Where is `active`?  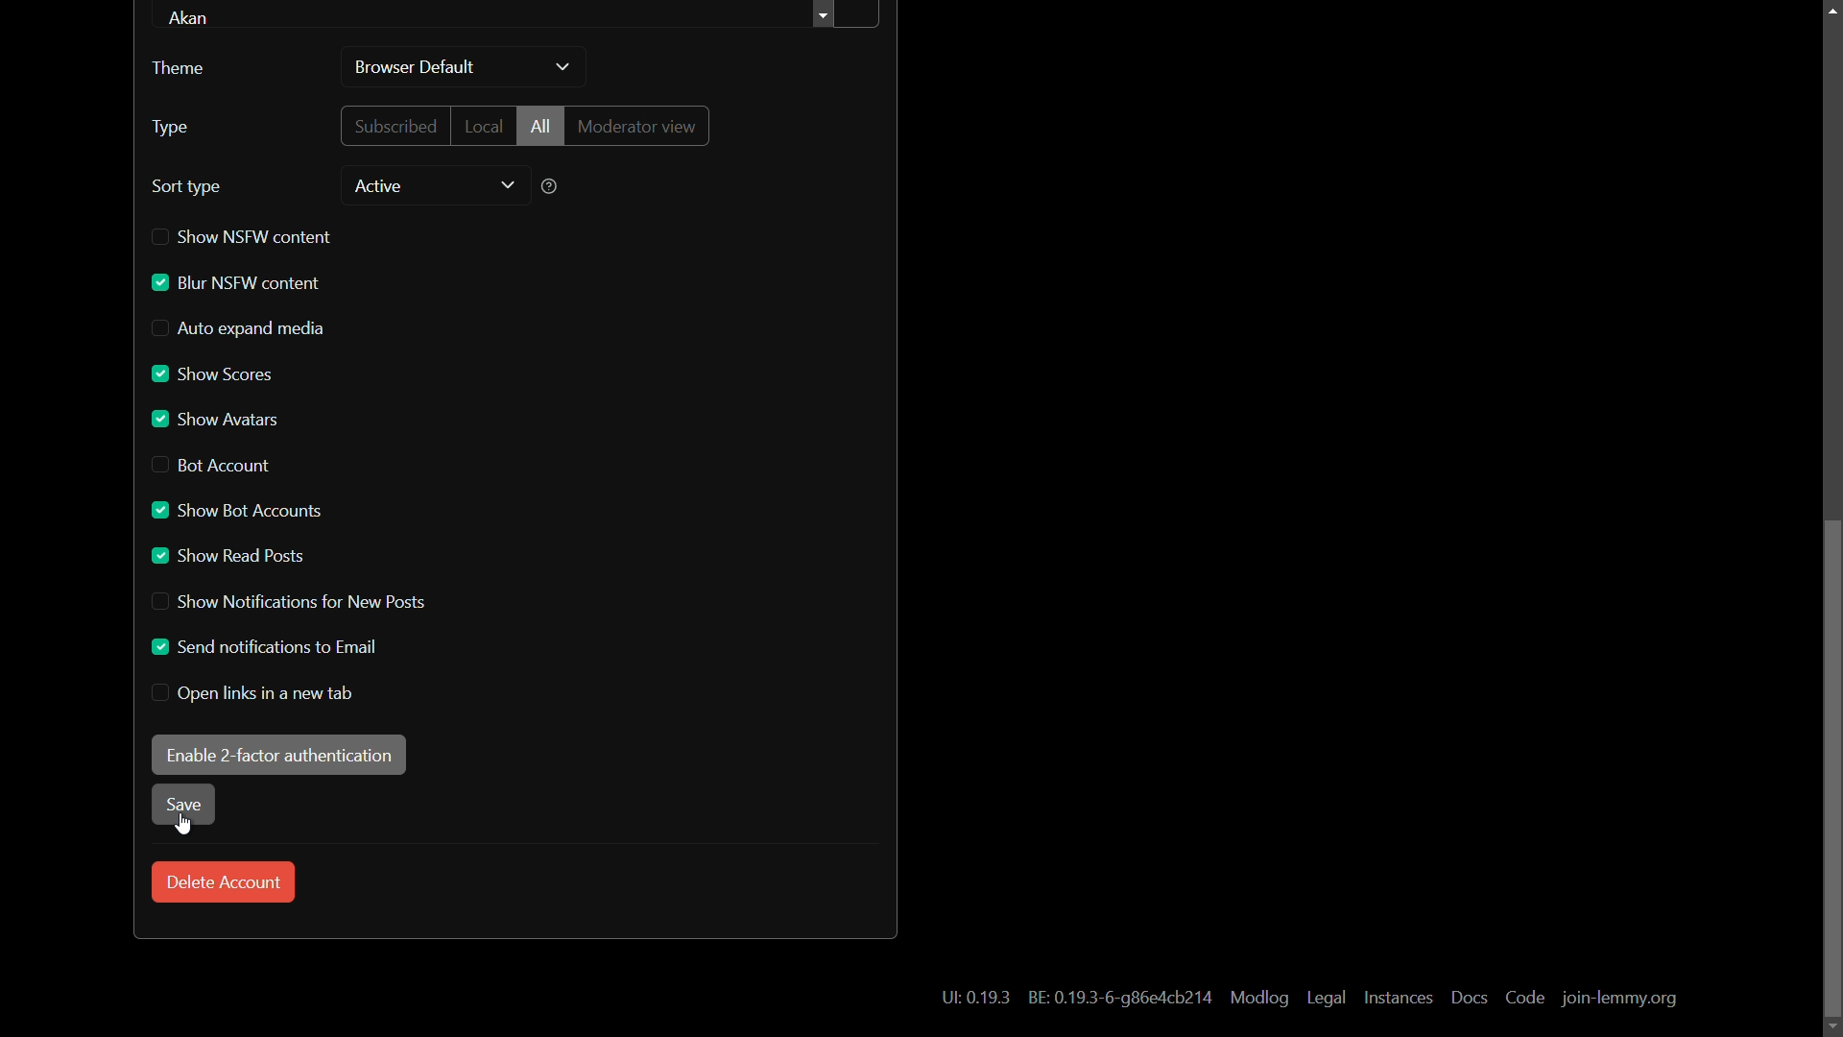 active is located at coordinates (376, 186).